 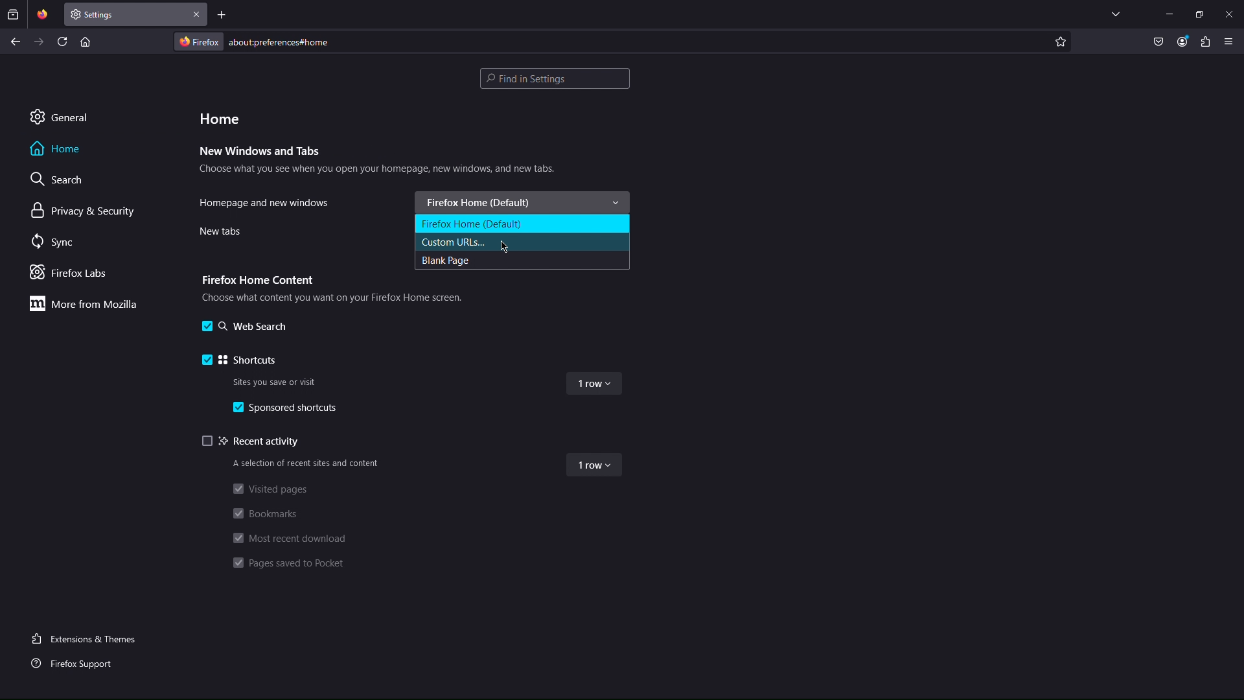 What do you see at coordinates (522, 202) in the screenshot?
I see `Firefox Home (Default)` at bounding box center [522, 202].